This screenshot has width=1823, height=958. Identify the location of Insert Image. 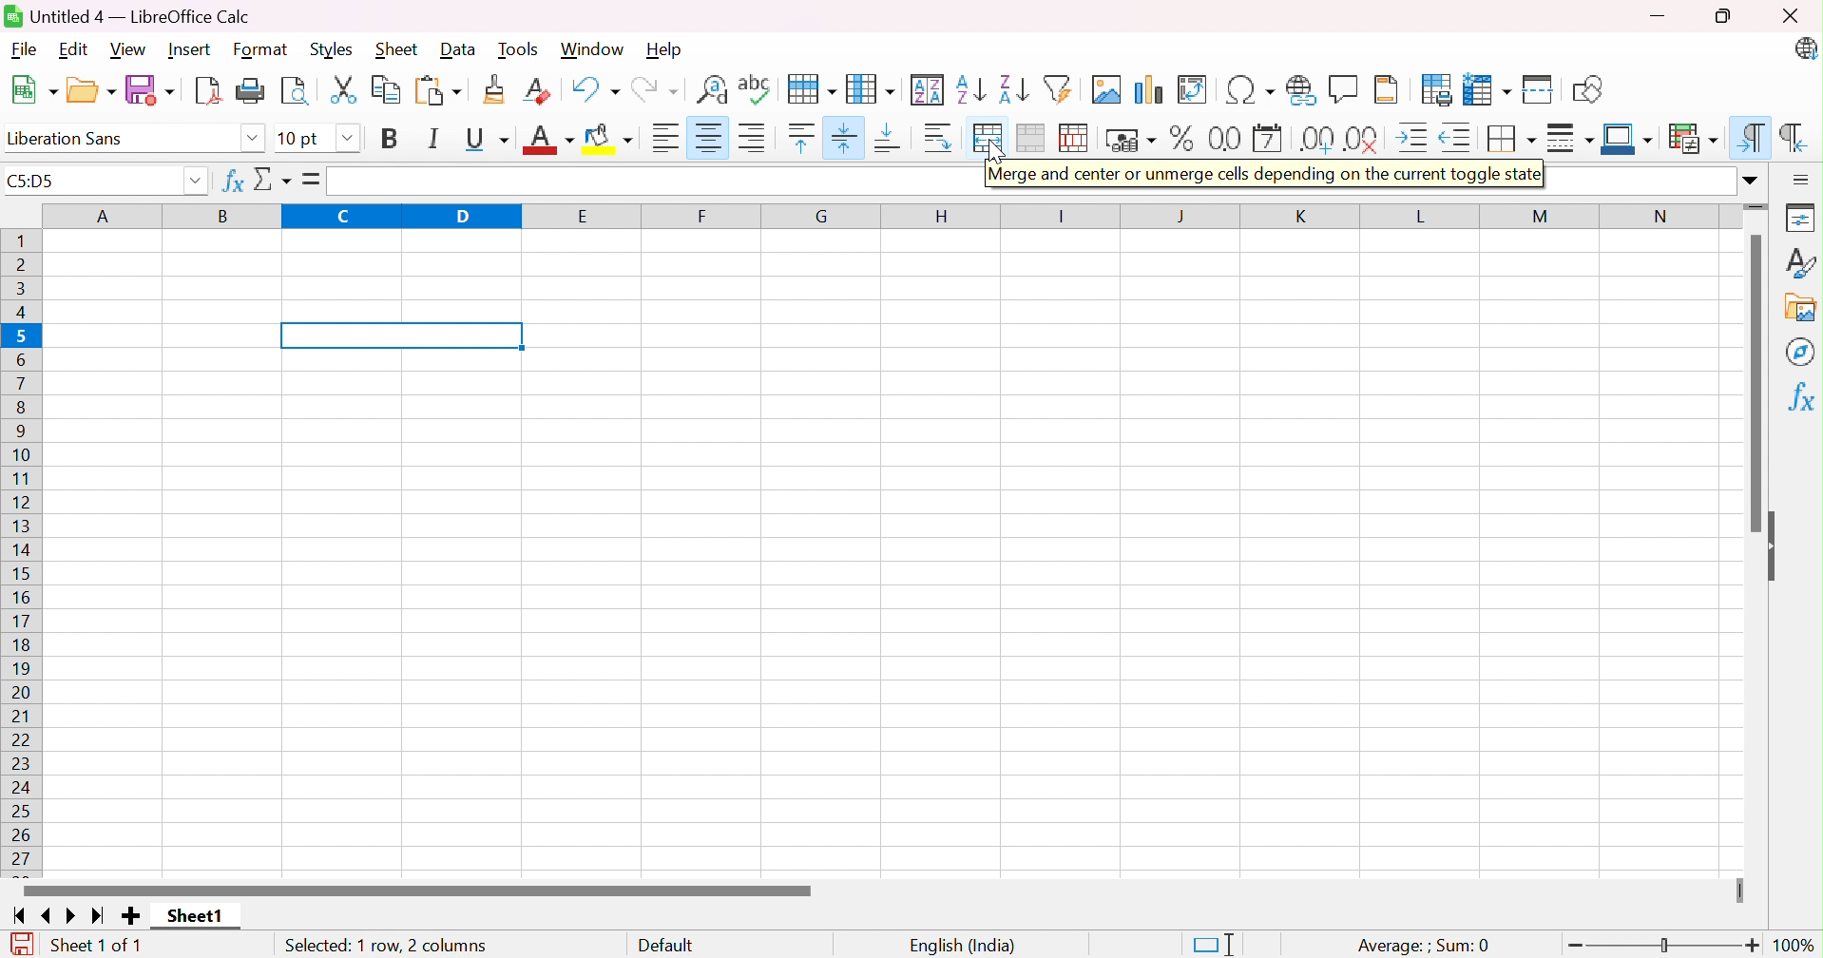
(1105, 89).